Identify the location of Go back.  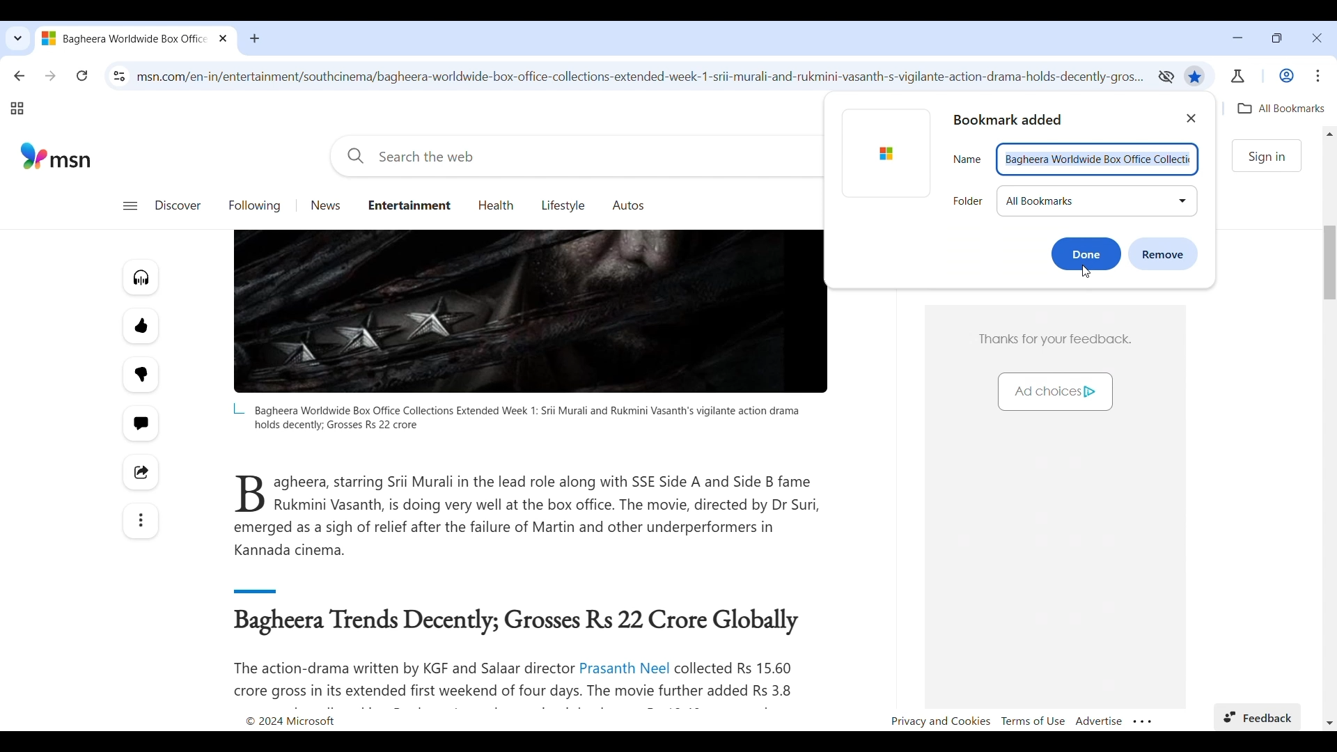
(19, 75).